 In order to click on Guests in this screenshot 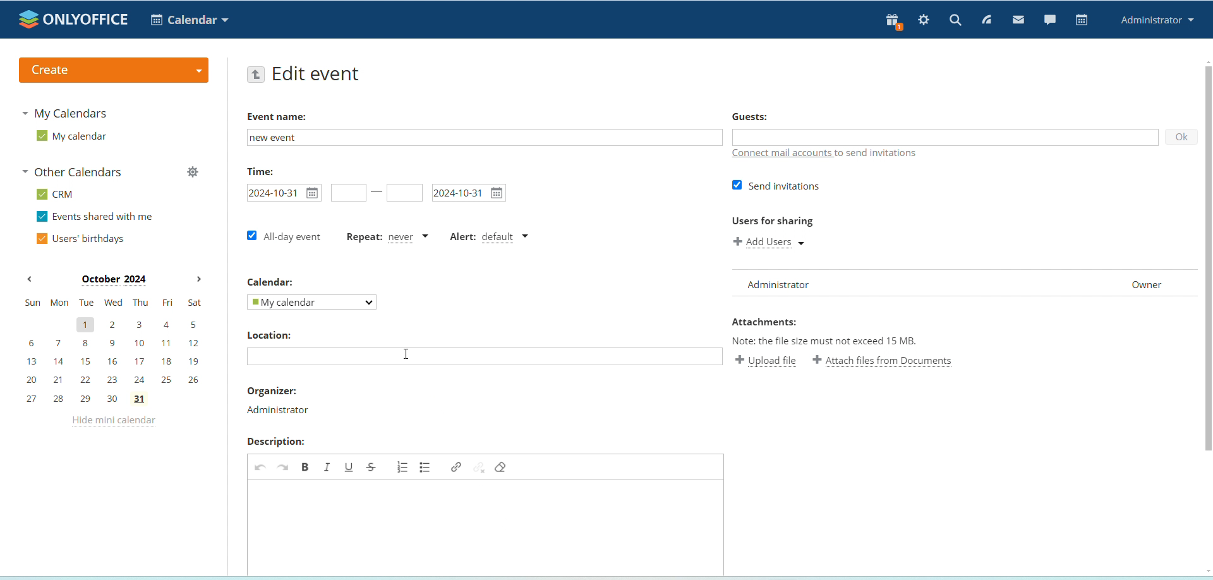, I will do `click(750, 116)`.